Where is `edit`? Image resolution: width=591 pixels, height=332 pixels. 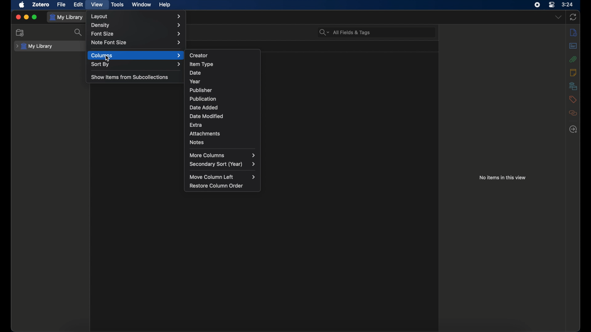
edit is located at coordinates (78, 4).